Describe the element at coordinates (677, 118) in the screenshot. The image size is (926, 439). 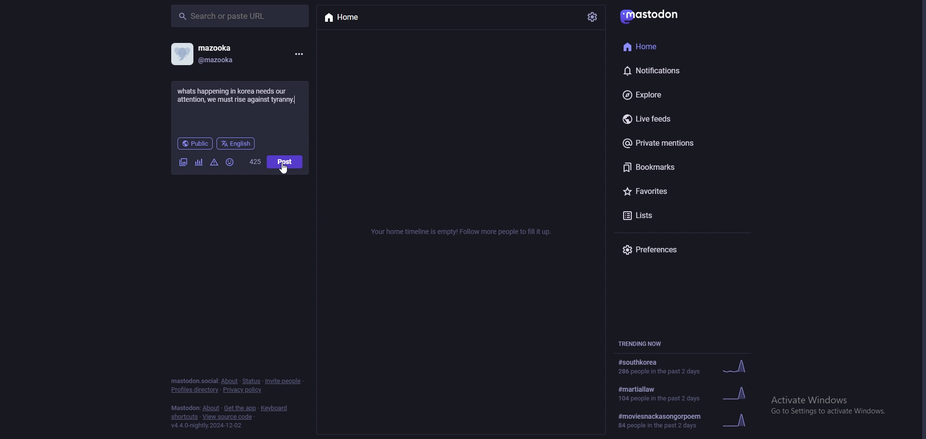
I see `live feeds` at that location.